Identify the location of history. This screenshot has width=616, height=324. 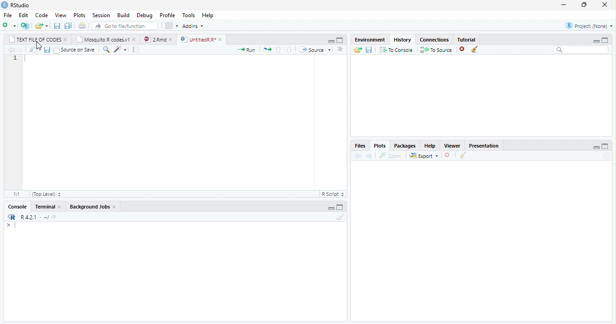
(402, 39).